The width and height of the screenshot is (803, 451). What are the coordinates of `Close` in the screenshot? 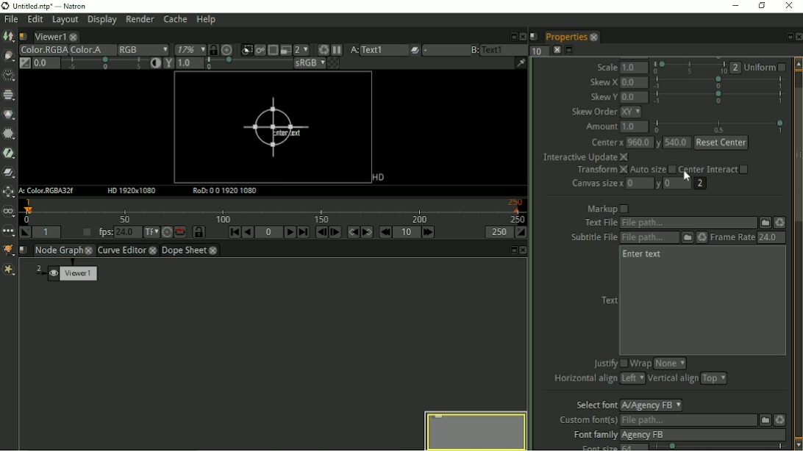 It's located at (798, 37).